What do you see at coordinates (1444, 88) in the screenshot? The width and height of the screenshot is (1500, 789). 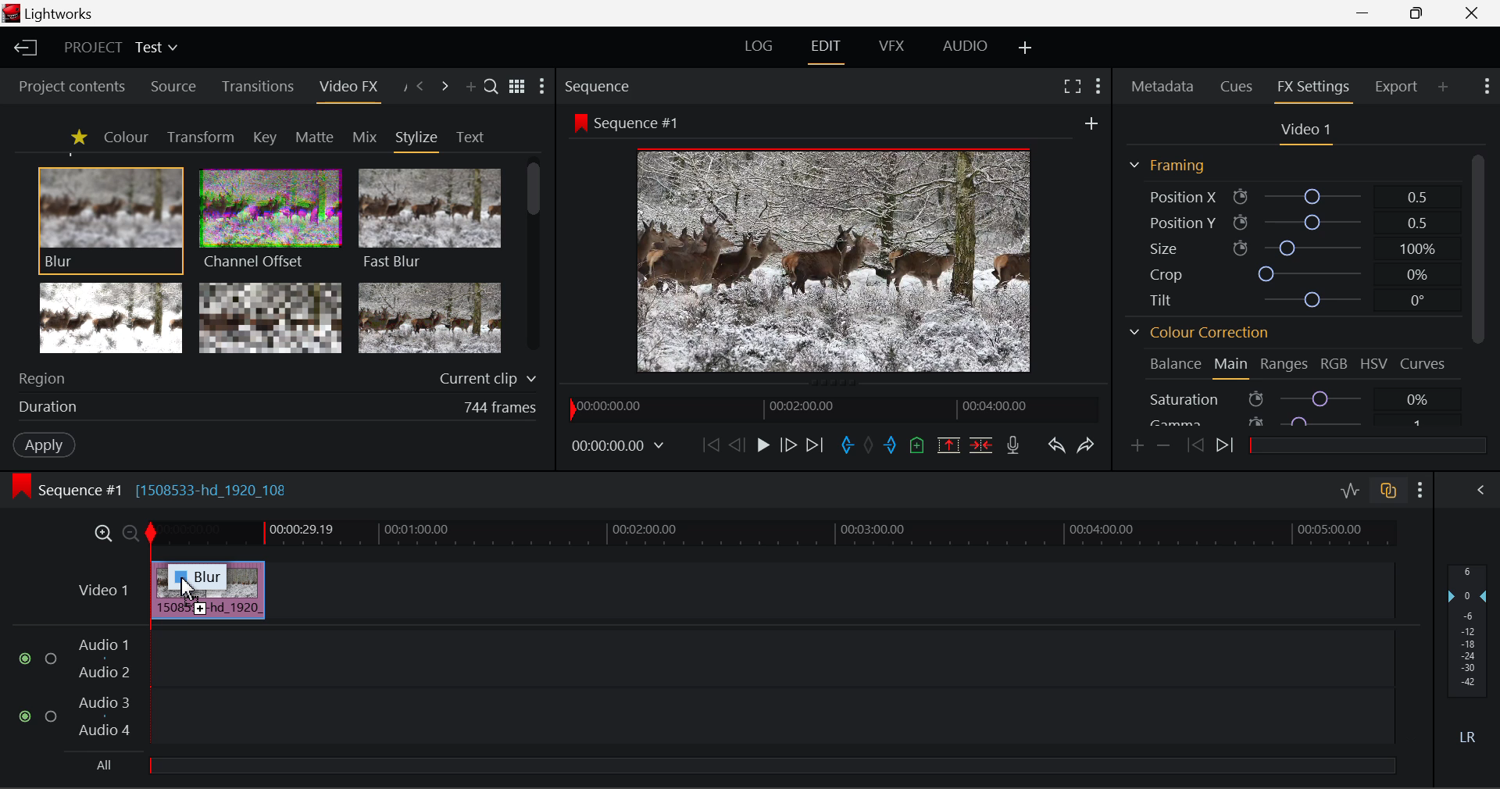 I see `Add Panel` at bounding box center [1444, 88].